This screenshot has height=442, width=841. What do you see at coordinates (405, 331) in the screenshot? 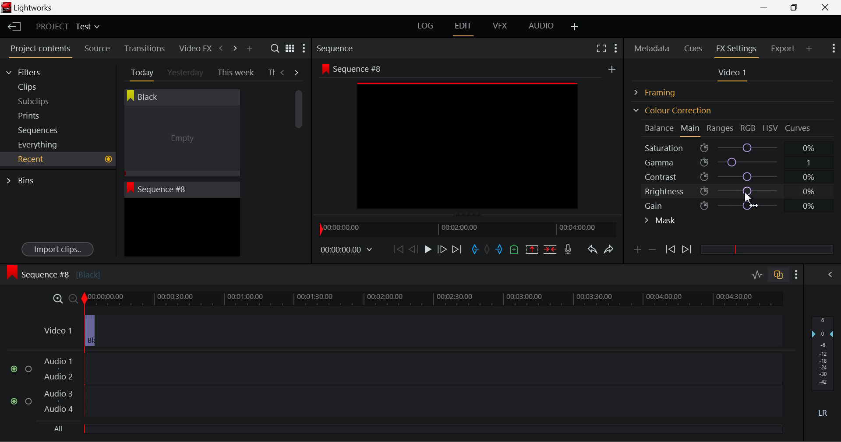
I see `Clip 2 Deleted` at bounding box center [405, 331].